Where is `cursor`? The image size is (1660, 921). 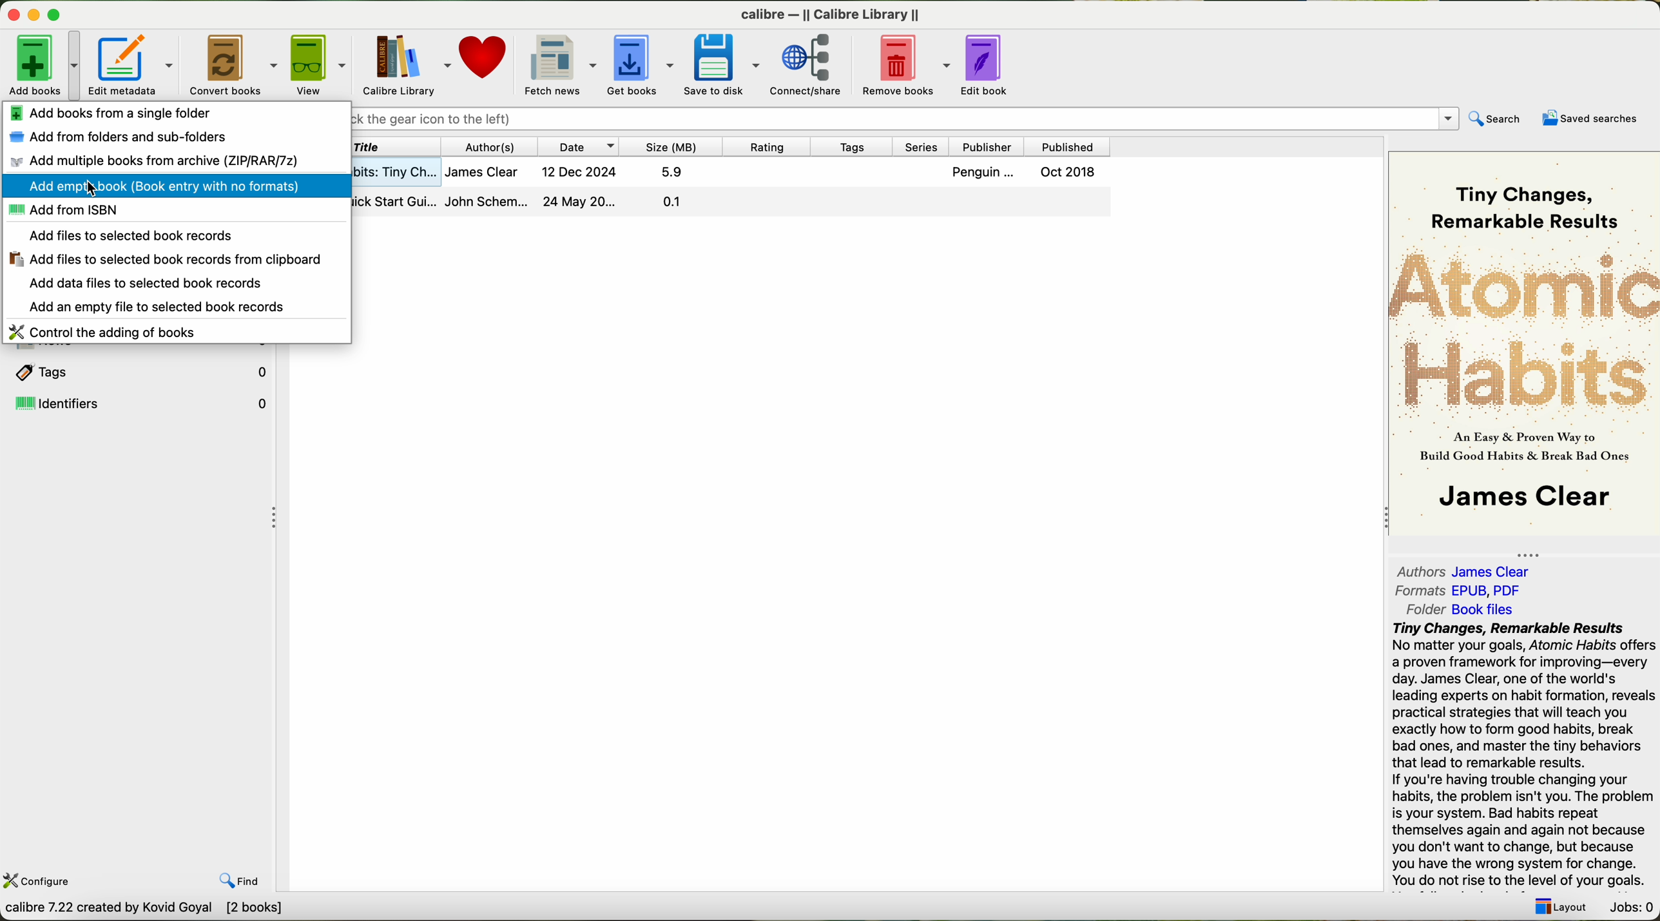 cursor is located at coordinates (96, 191).